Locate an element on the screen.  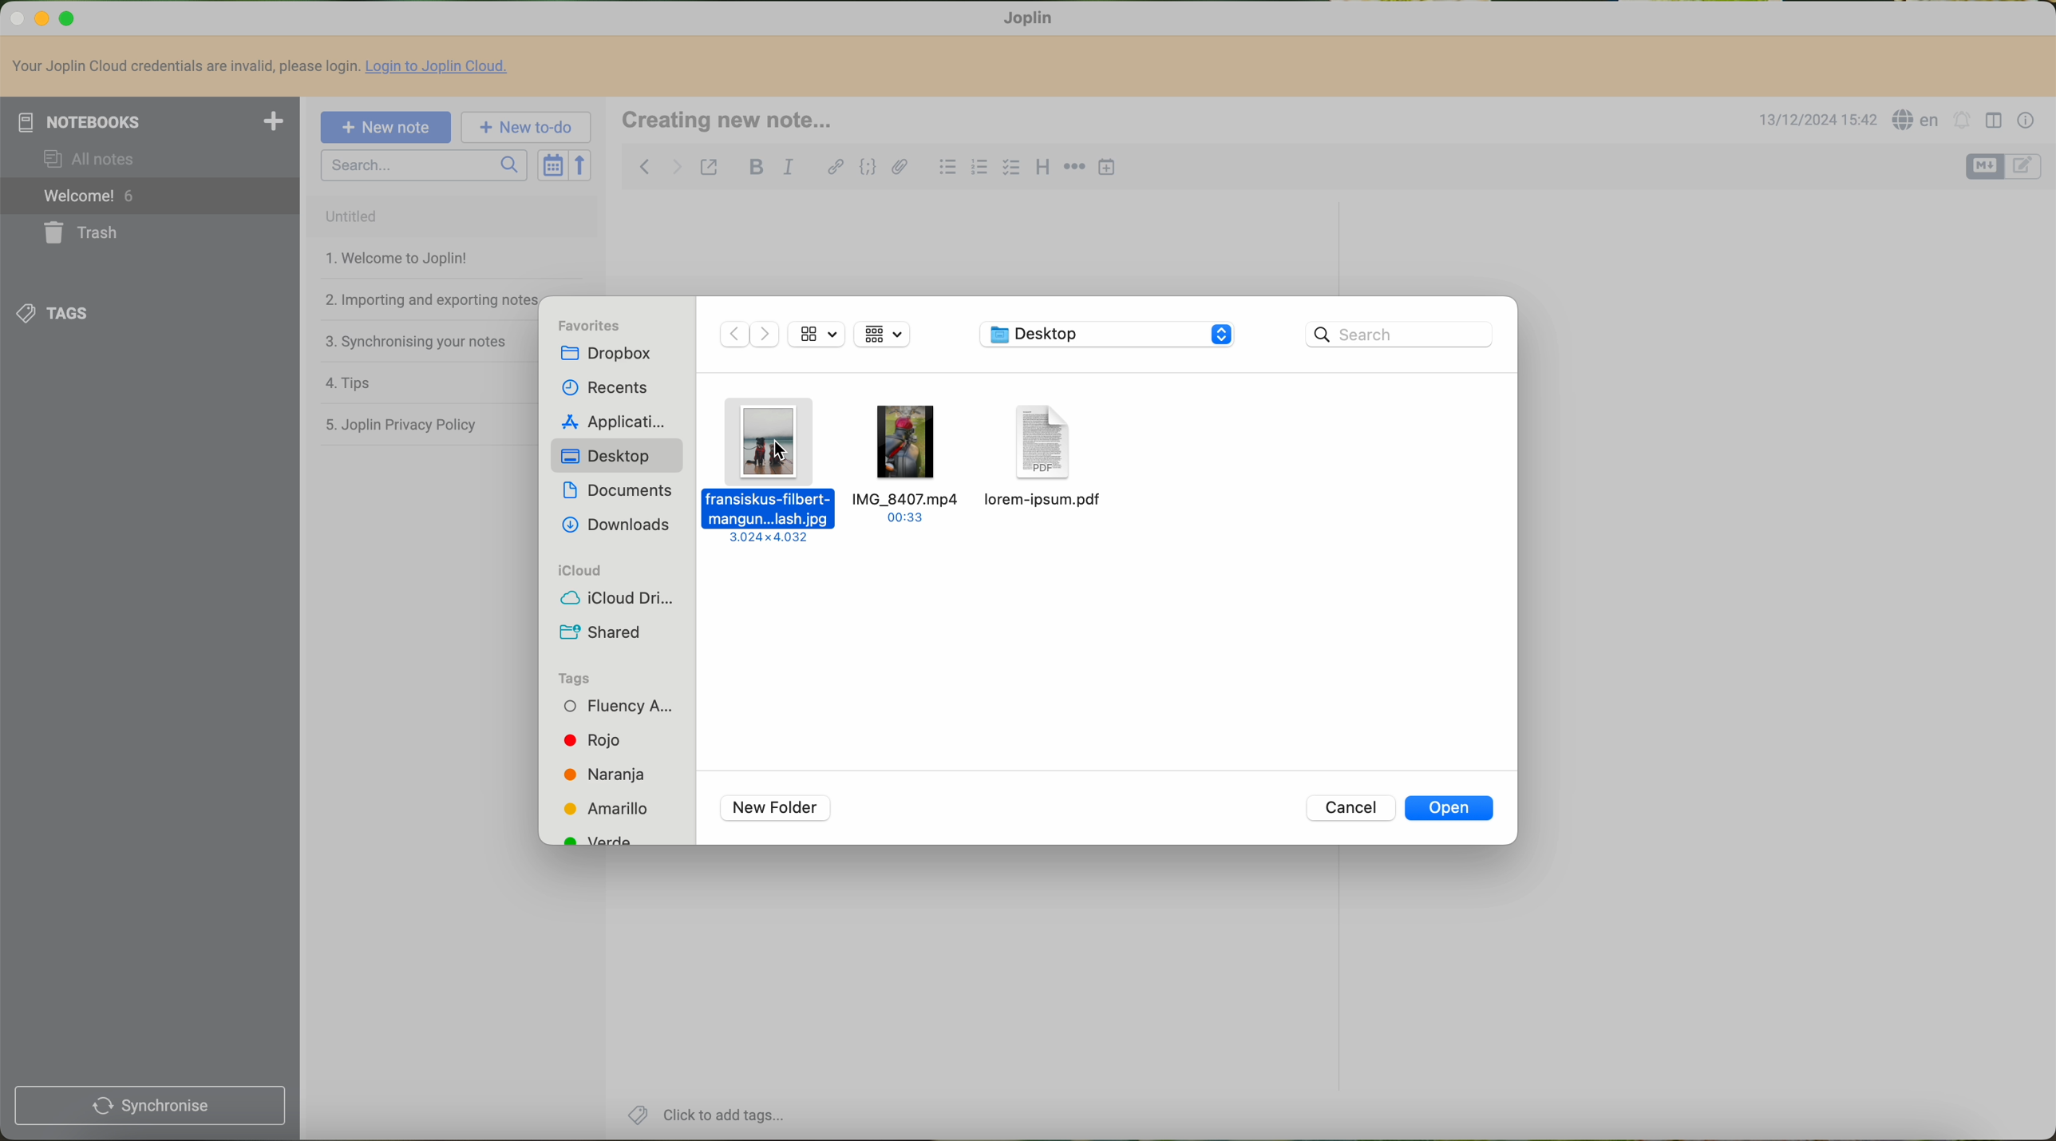
search bar is located at coordinates (1401, 335).